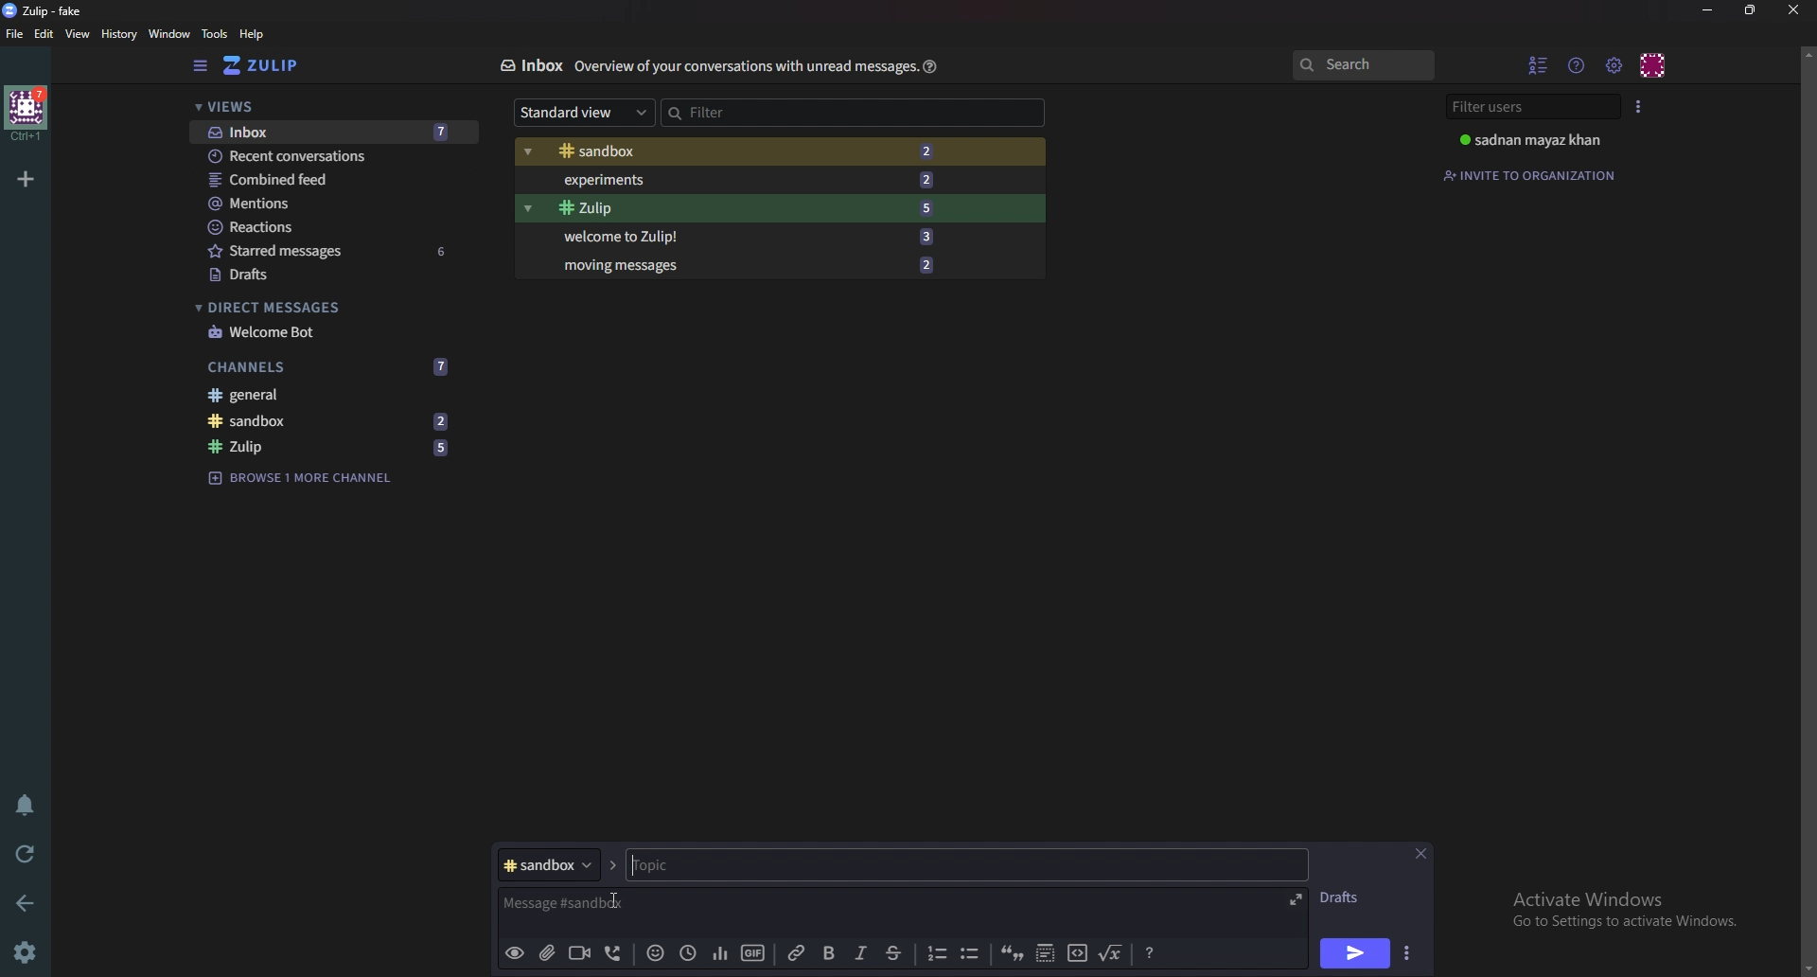  I want to click on Bullet list, so click(970, 953).